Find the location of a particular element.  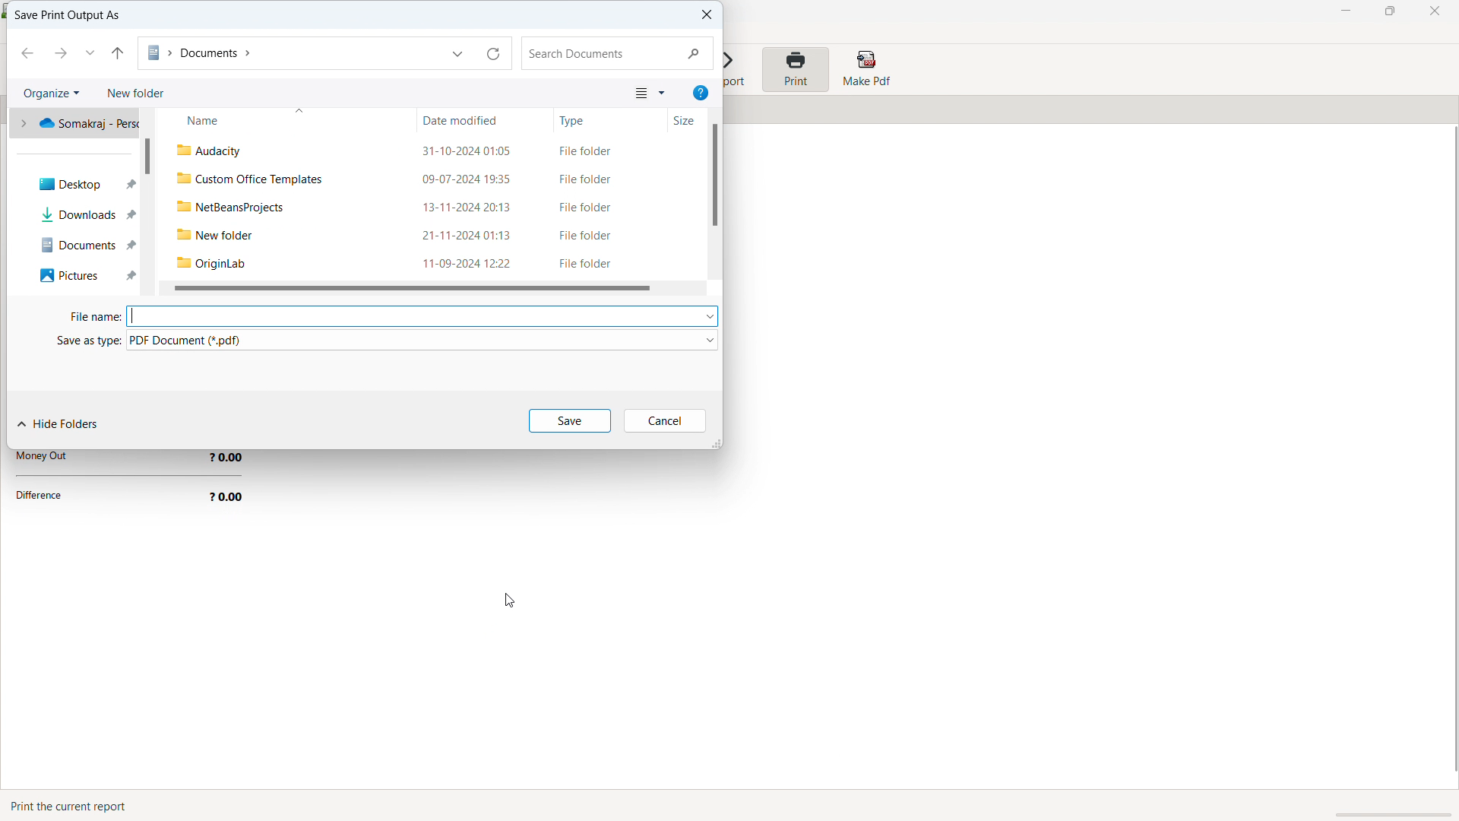

Desktop is located at coordinates (81, 186).